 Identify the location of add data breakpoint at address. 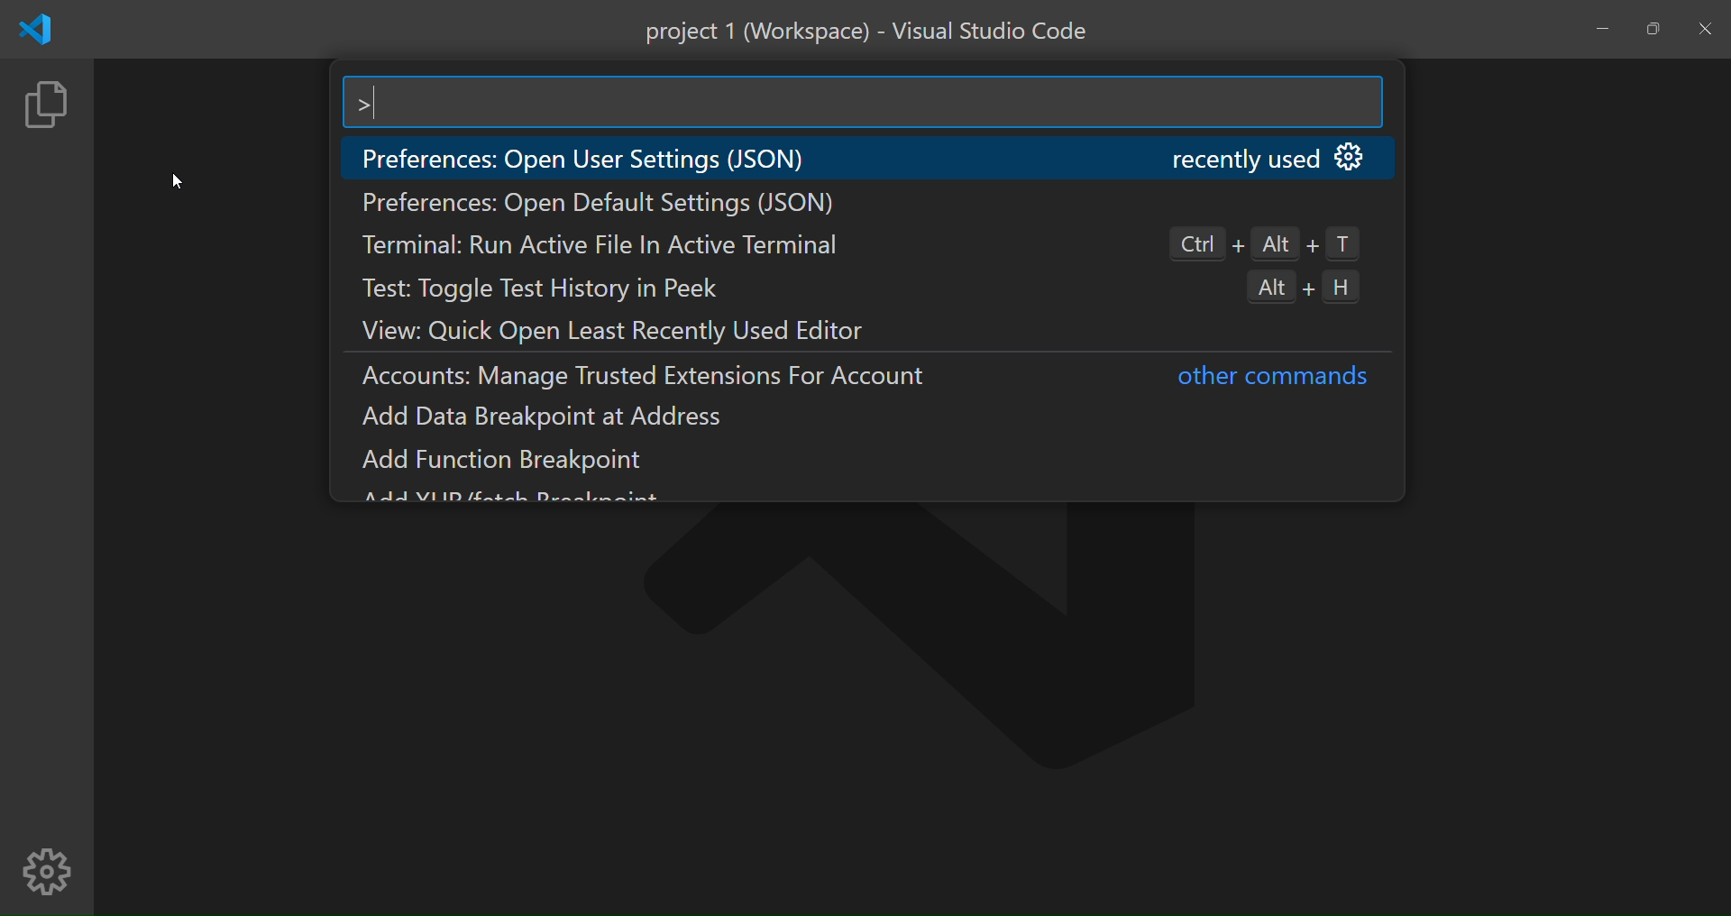
(553, 418).